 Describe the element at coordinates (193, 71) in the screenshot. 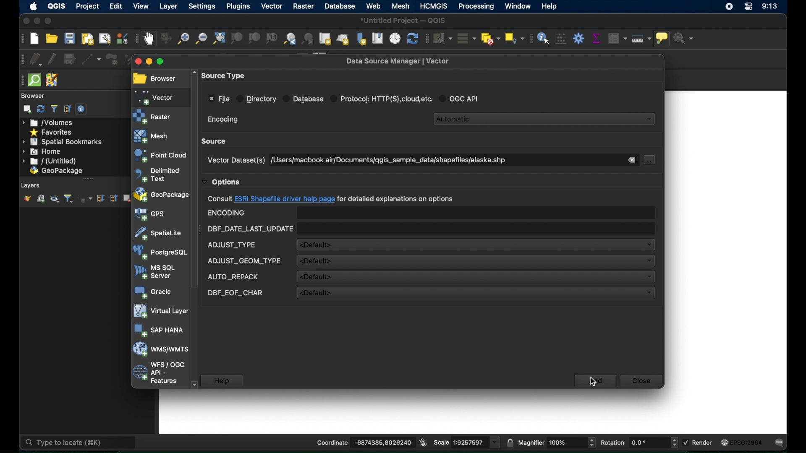

I see `scroll up arrow` at that location.